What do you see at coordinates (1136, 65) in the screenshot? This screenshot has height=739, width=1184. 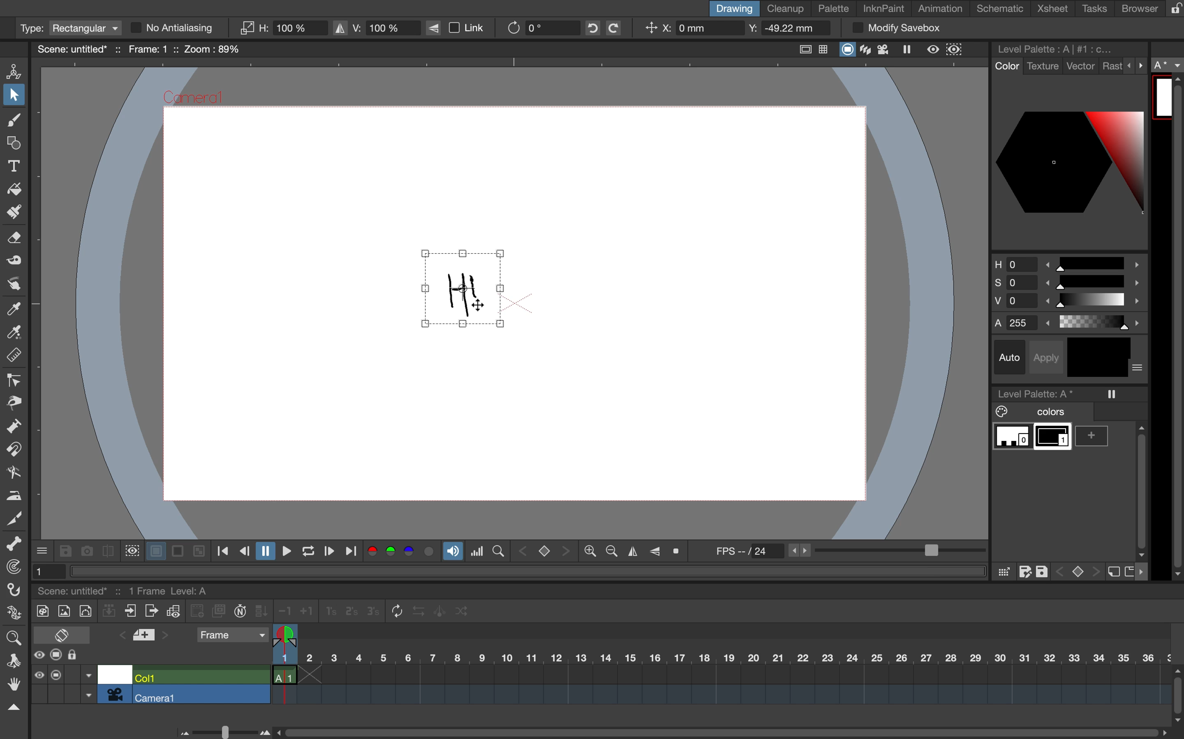 I see `more options` at bounding box center [1136, 65].